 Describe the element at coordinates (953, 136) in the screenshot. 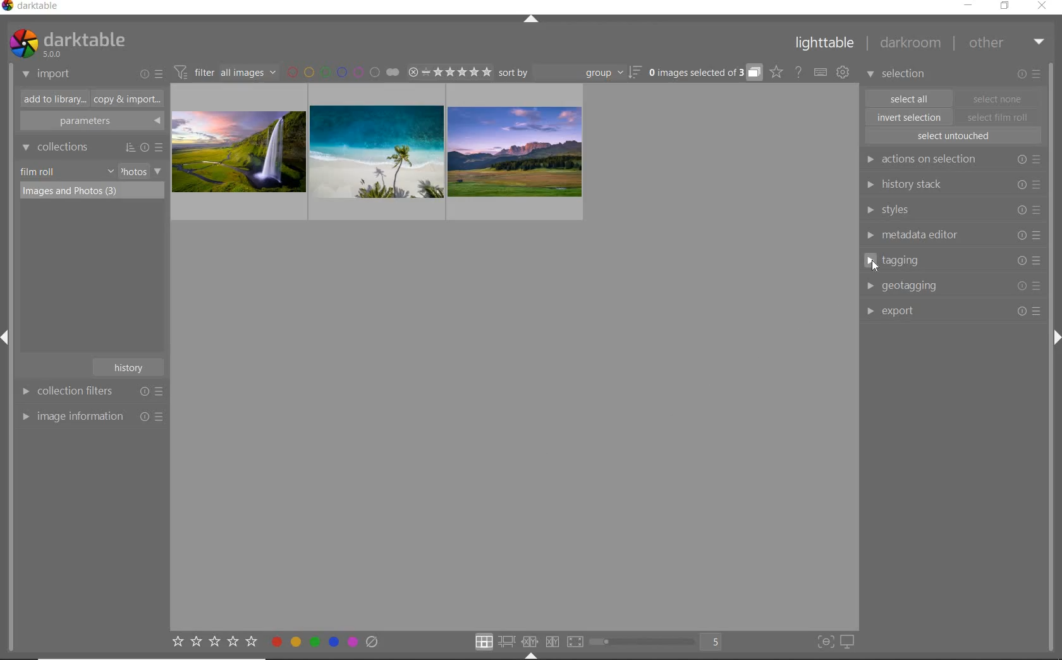

I see `select untouched` at that location.